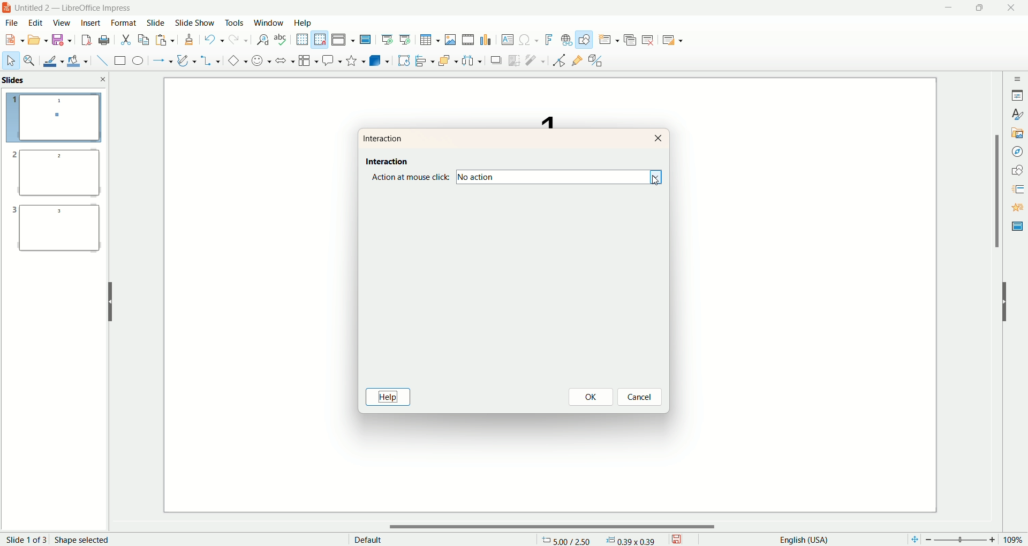 Image resolution: width=1028 pixels, height=546 pixels. Describe the element at coordinates (641, 396) in the screenshot. I see `cancel` at that location.